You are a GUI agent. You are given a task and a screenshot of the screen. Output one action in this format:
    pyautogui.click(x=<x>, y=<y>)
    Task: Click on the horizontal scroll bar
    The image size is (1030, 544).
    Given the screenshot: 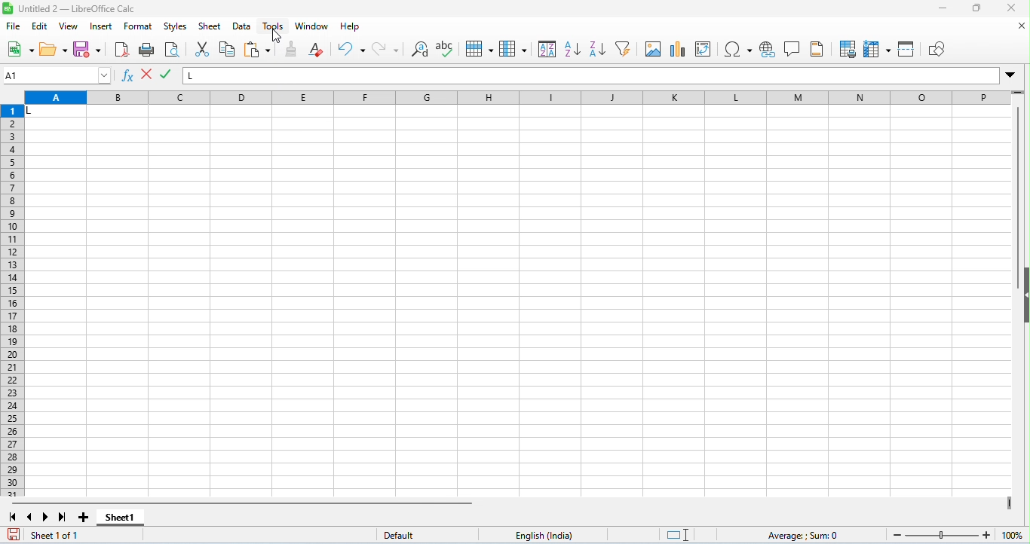 What is the action you would take?
    pyautogui.click(x=246, y=503)
    